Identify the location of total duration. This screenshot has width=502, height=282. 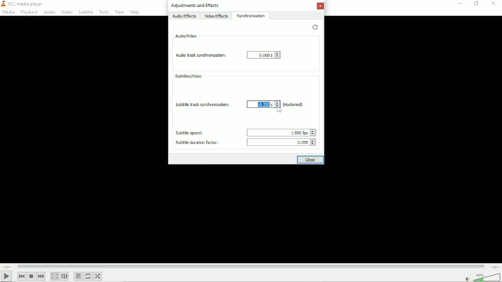
(494, 267).